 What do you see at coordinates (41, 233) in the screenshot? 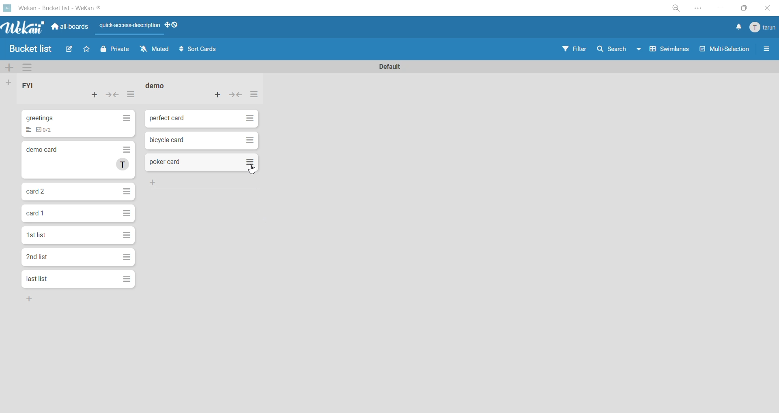
I see `1st list` at bounding box center [41, 233].